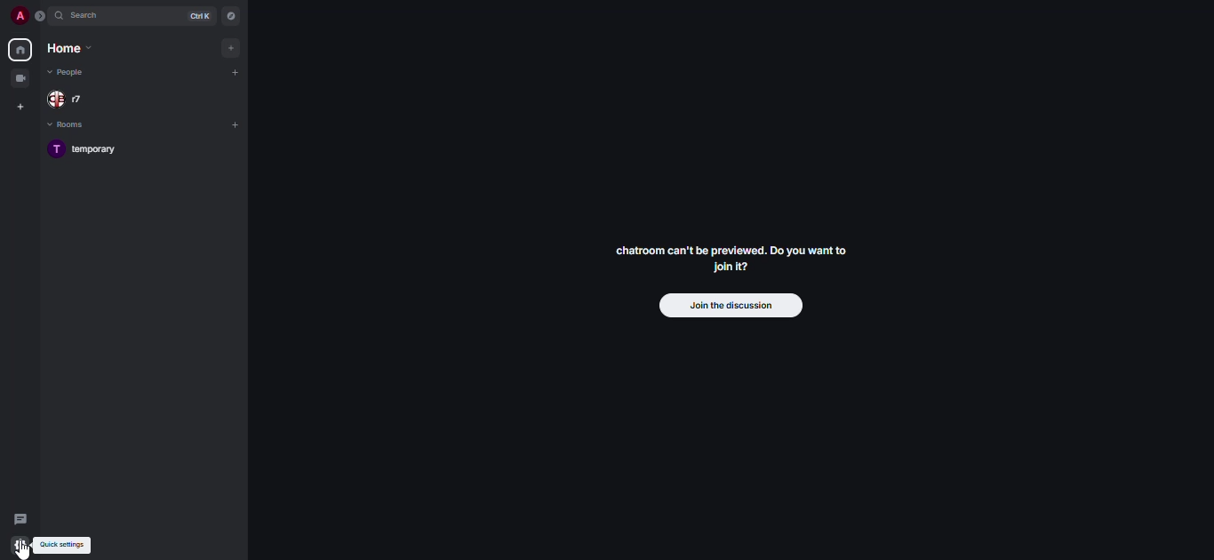 The image size is (1214, 560). I want to click on create space, so click(21, 108).